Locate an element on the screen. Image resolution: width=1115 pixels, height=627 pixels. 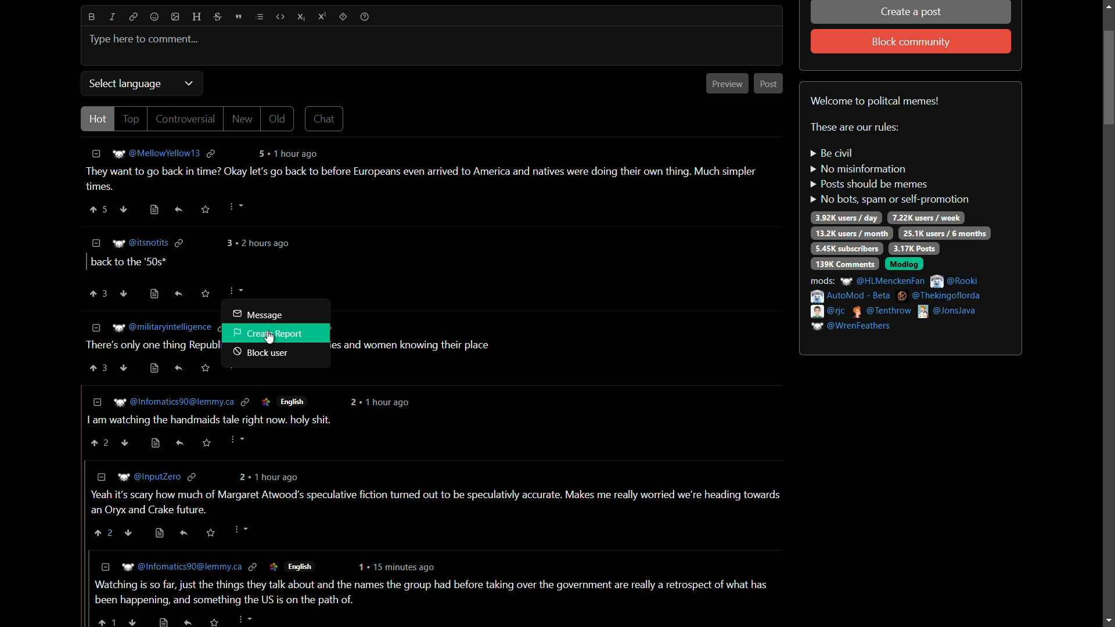
create report is located at coordinates (269, 333).